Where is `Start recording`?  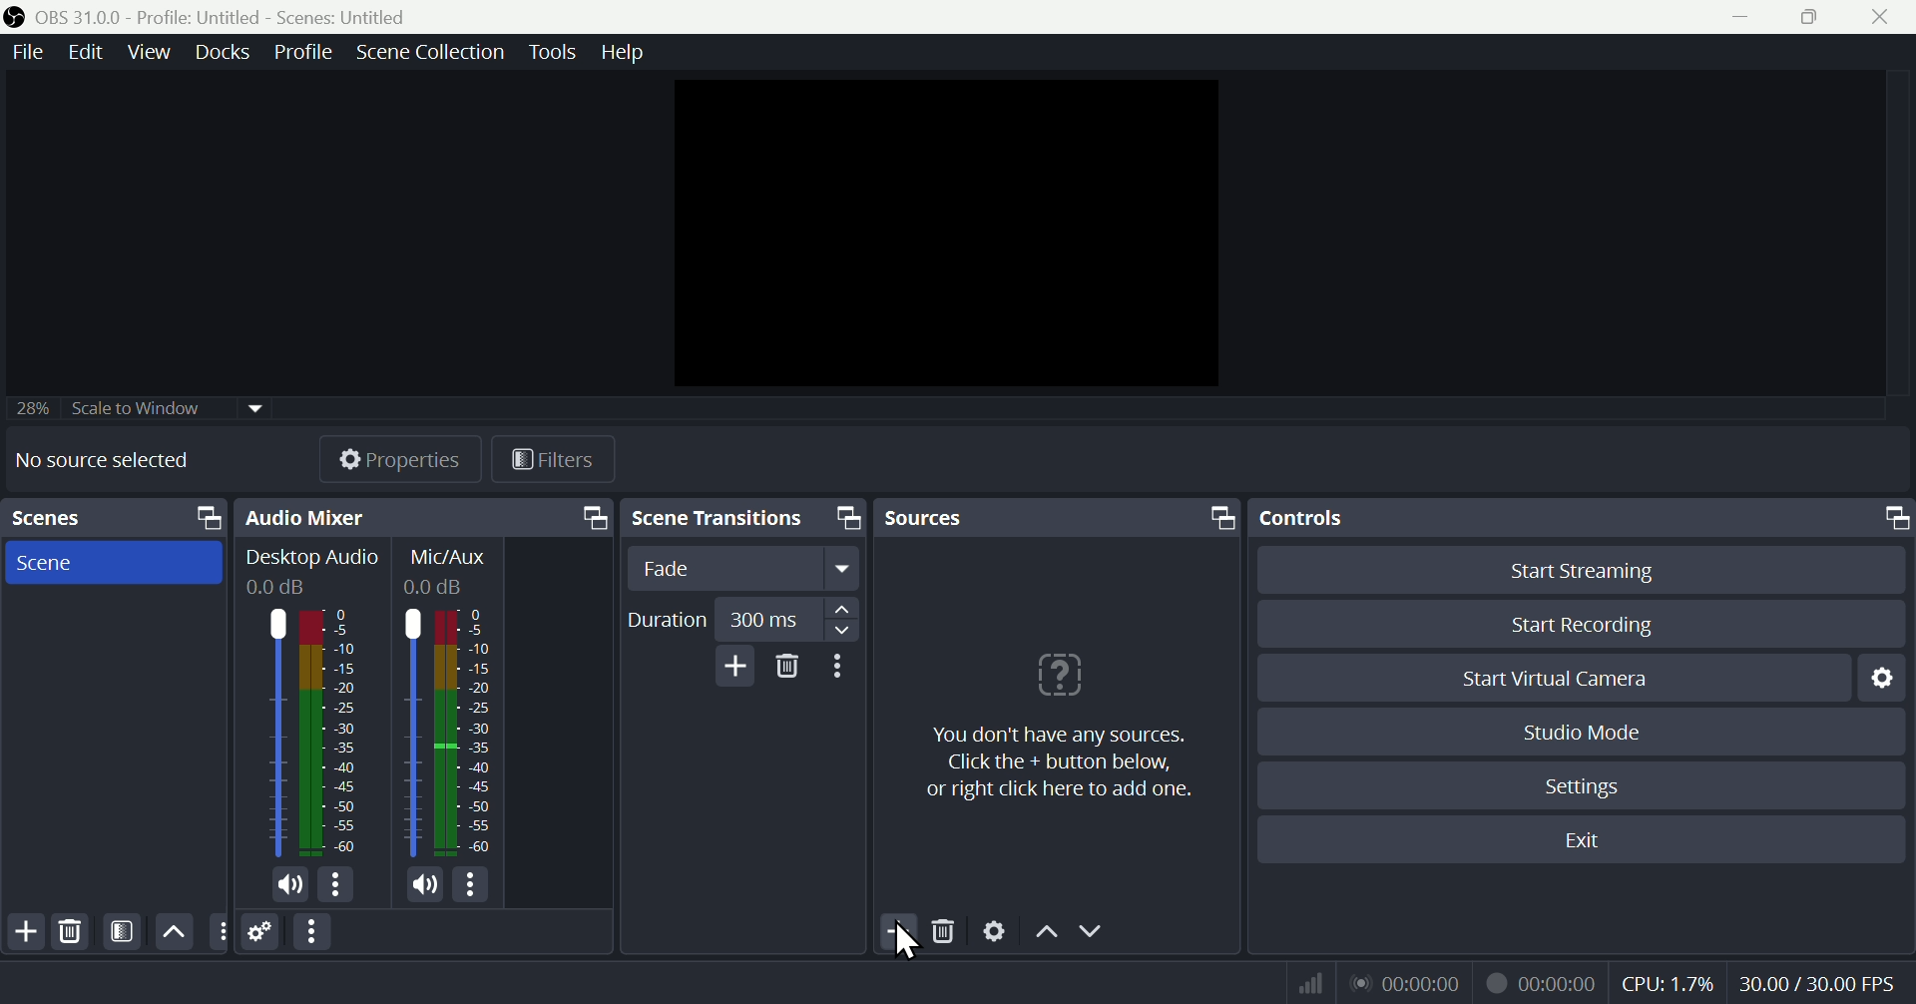 Start recording is located at coordinates (1585, 624).